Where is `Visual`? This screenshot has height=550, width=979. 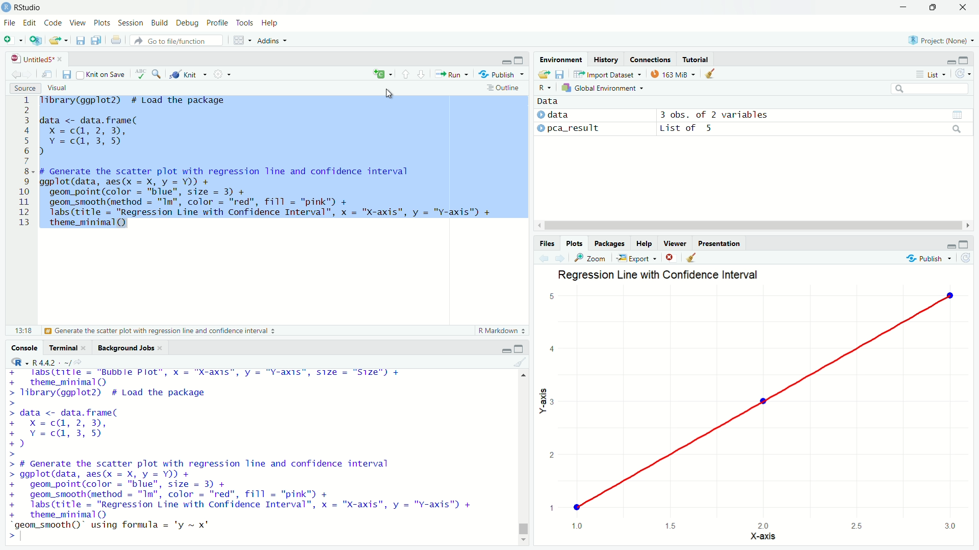
Visual is located at coordinates (57, 88).